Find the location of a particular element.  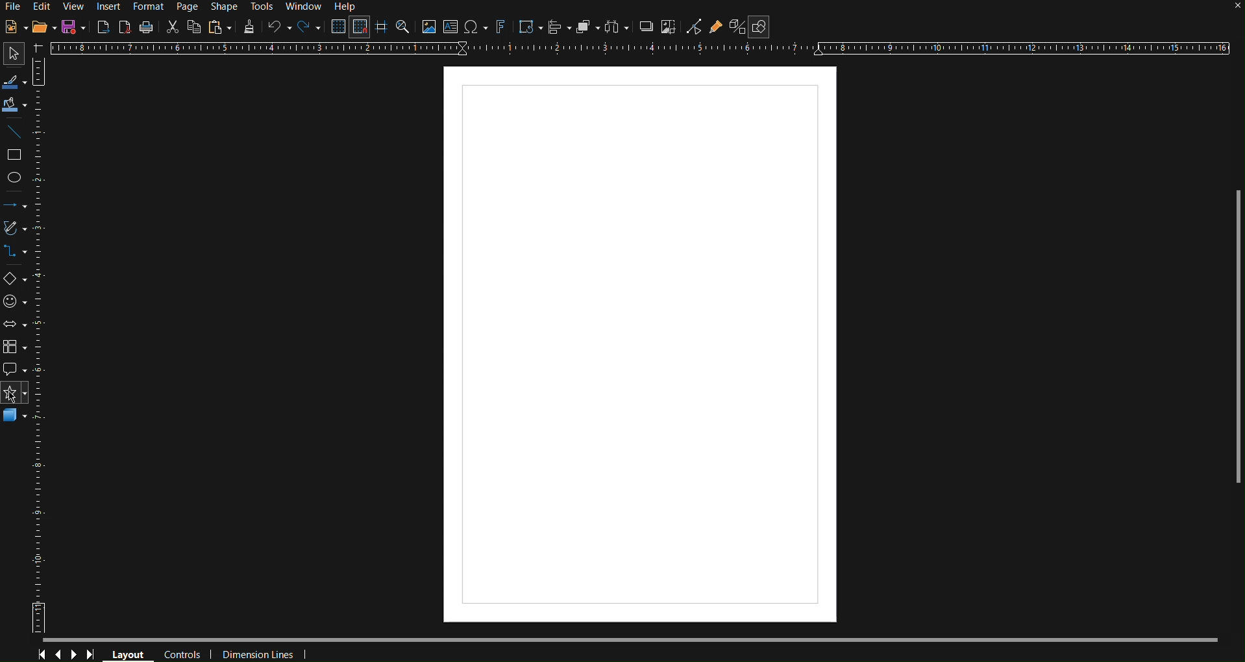

Open is located at coordinates (43, 27).